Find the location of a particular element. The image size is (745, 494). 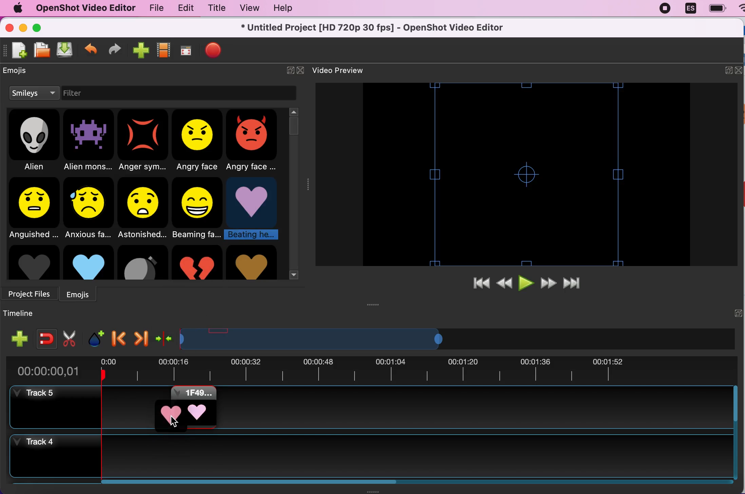

beaming is located at coordinates (199, 209).